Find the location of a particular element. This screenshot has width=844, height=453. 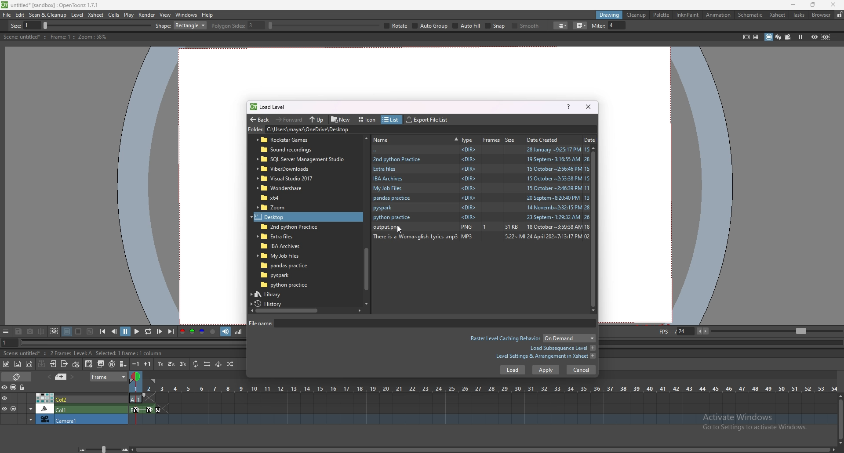

level settings and arrangement is located at coordinates (546, 356).